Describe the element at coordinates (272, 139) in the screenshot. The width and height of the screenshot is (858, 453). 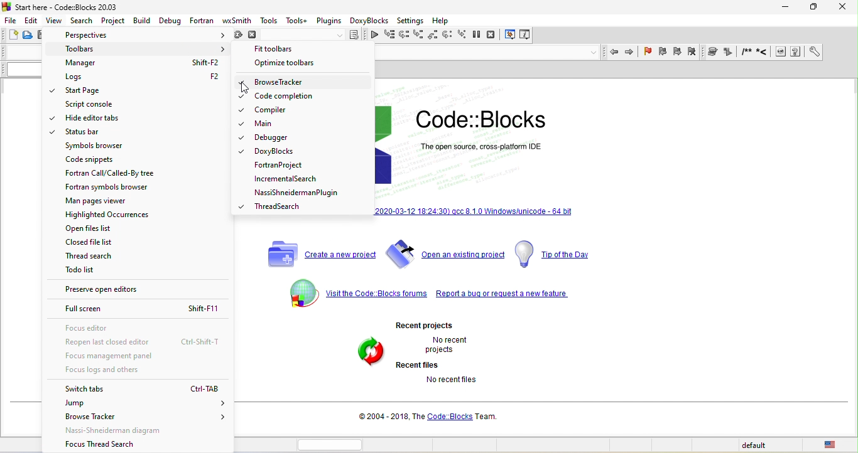
I see `debugger` at that location.